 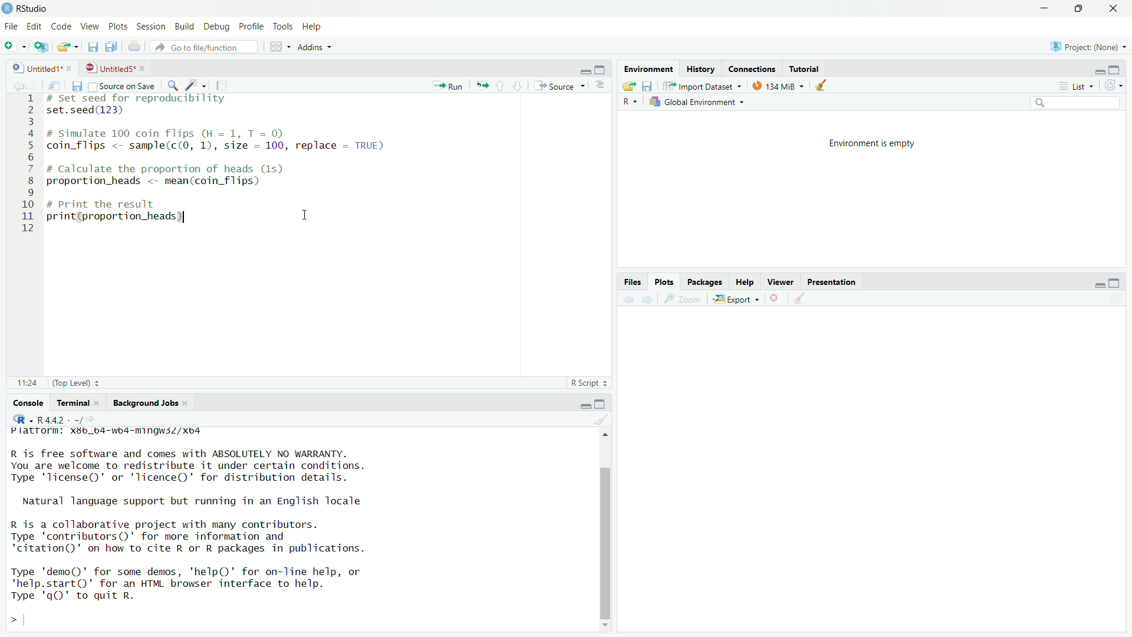 What do you see at coordinates (14, 46) in the screenshot?
I see `new file` at bounding box center [14, 46].